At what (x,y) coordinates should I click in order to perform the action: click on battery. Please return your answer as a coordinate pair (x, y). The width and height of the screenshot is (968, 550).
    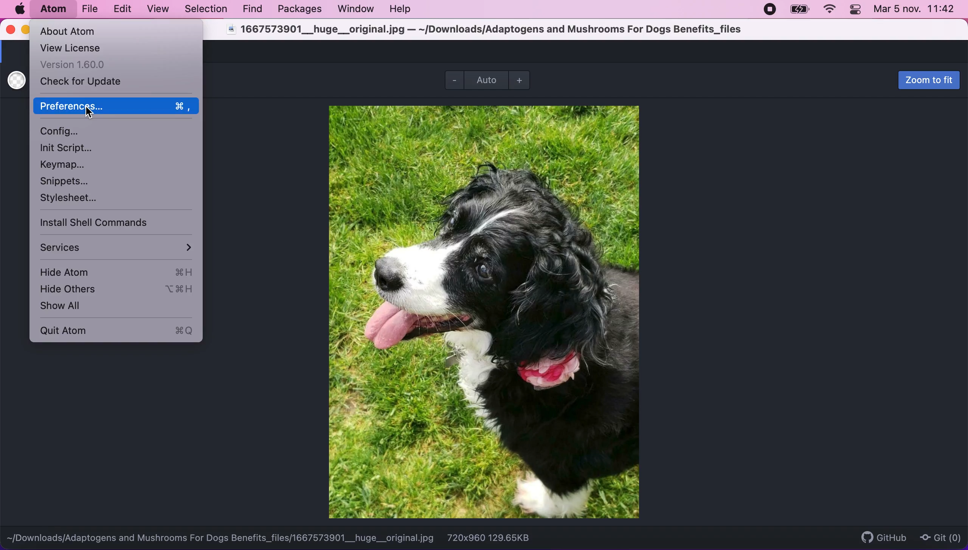
    Looking at the image, I should click on (799, 11).